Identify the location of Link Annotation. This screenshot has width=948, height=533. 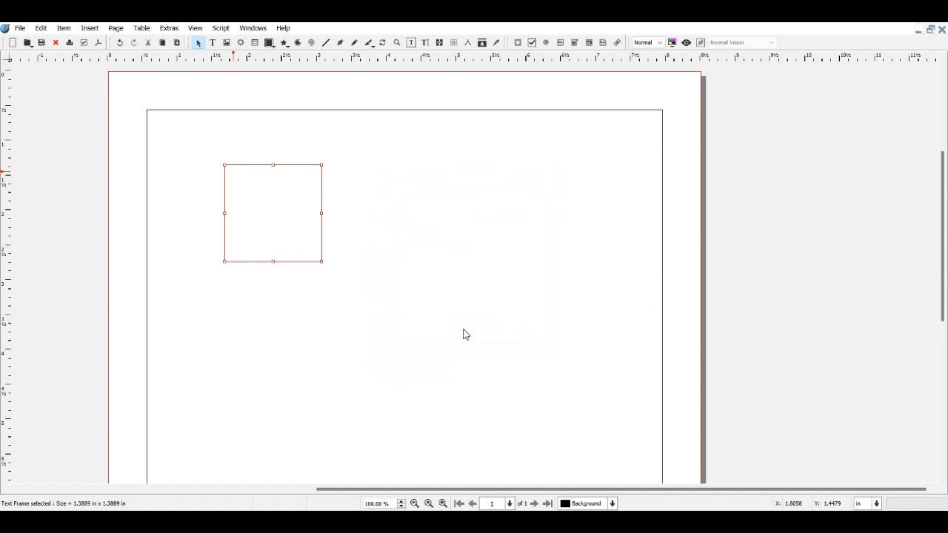
(617, 41).